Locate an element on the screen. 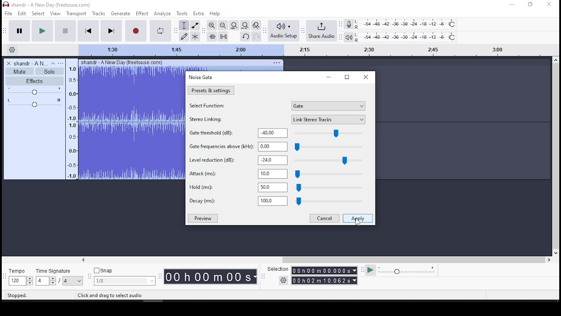 The width and height of the screenshot is (561, 316). apply is located at coordinates (358, 218).